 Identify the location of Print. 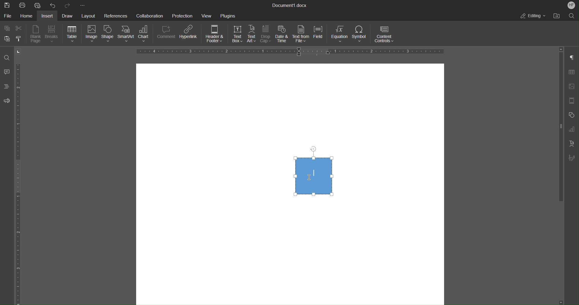
(23, 5).